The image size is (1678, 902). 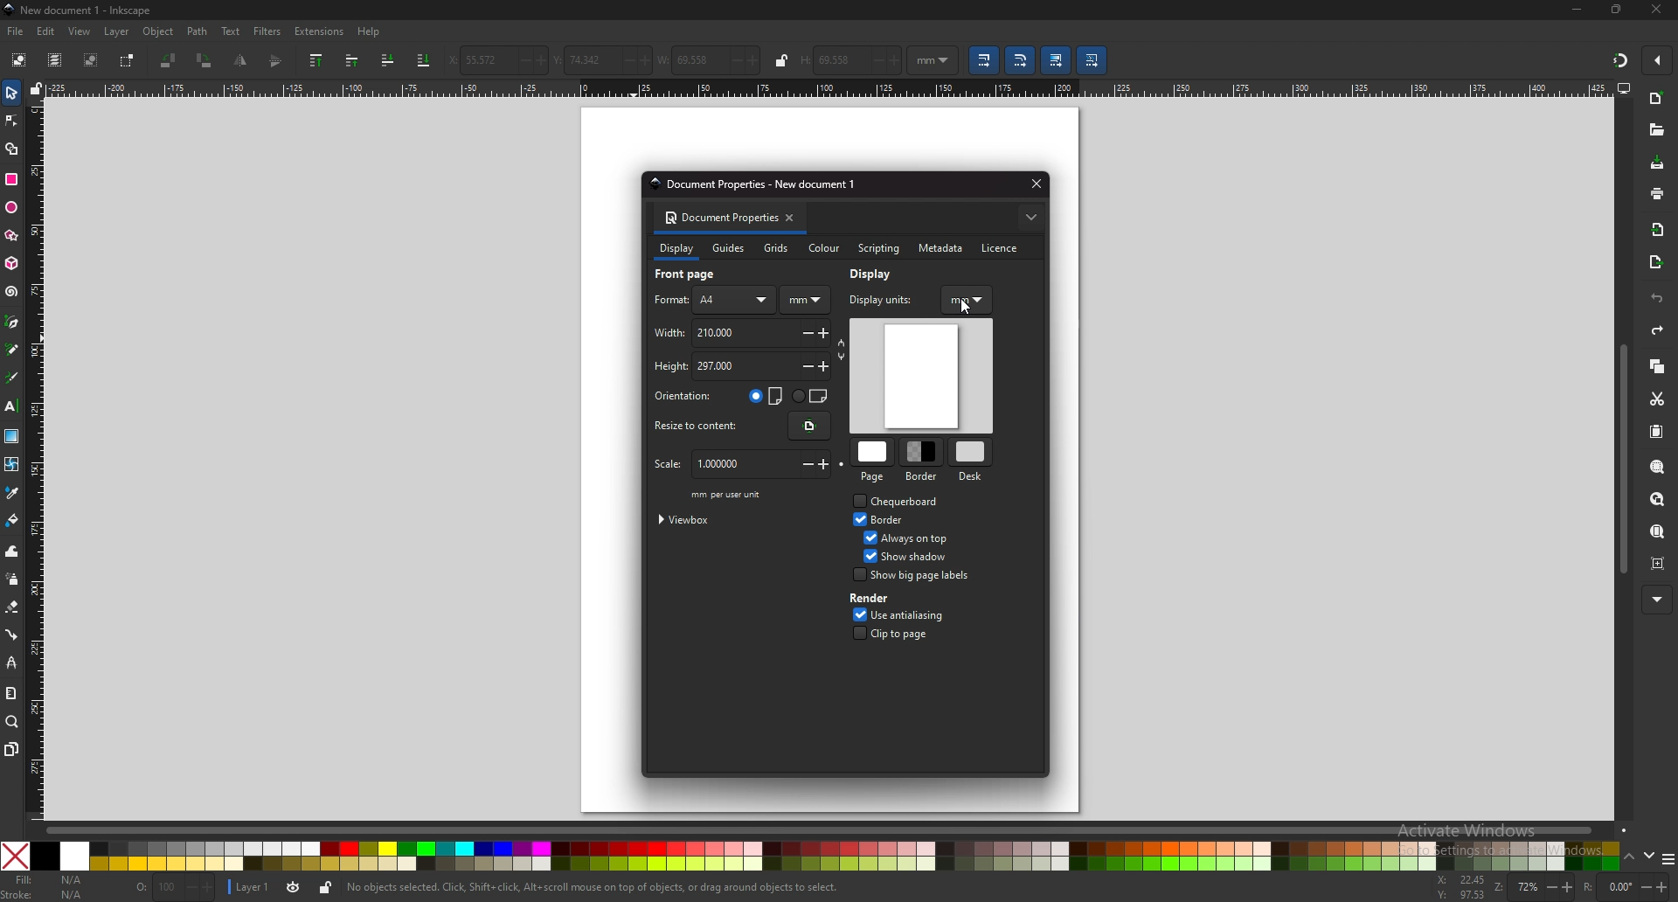 I want to click on spray, so click(x=12, y=579).